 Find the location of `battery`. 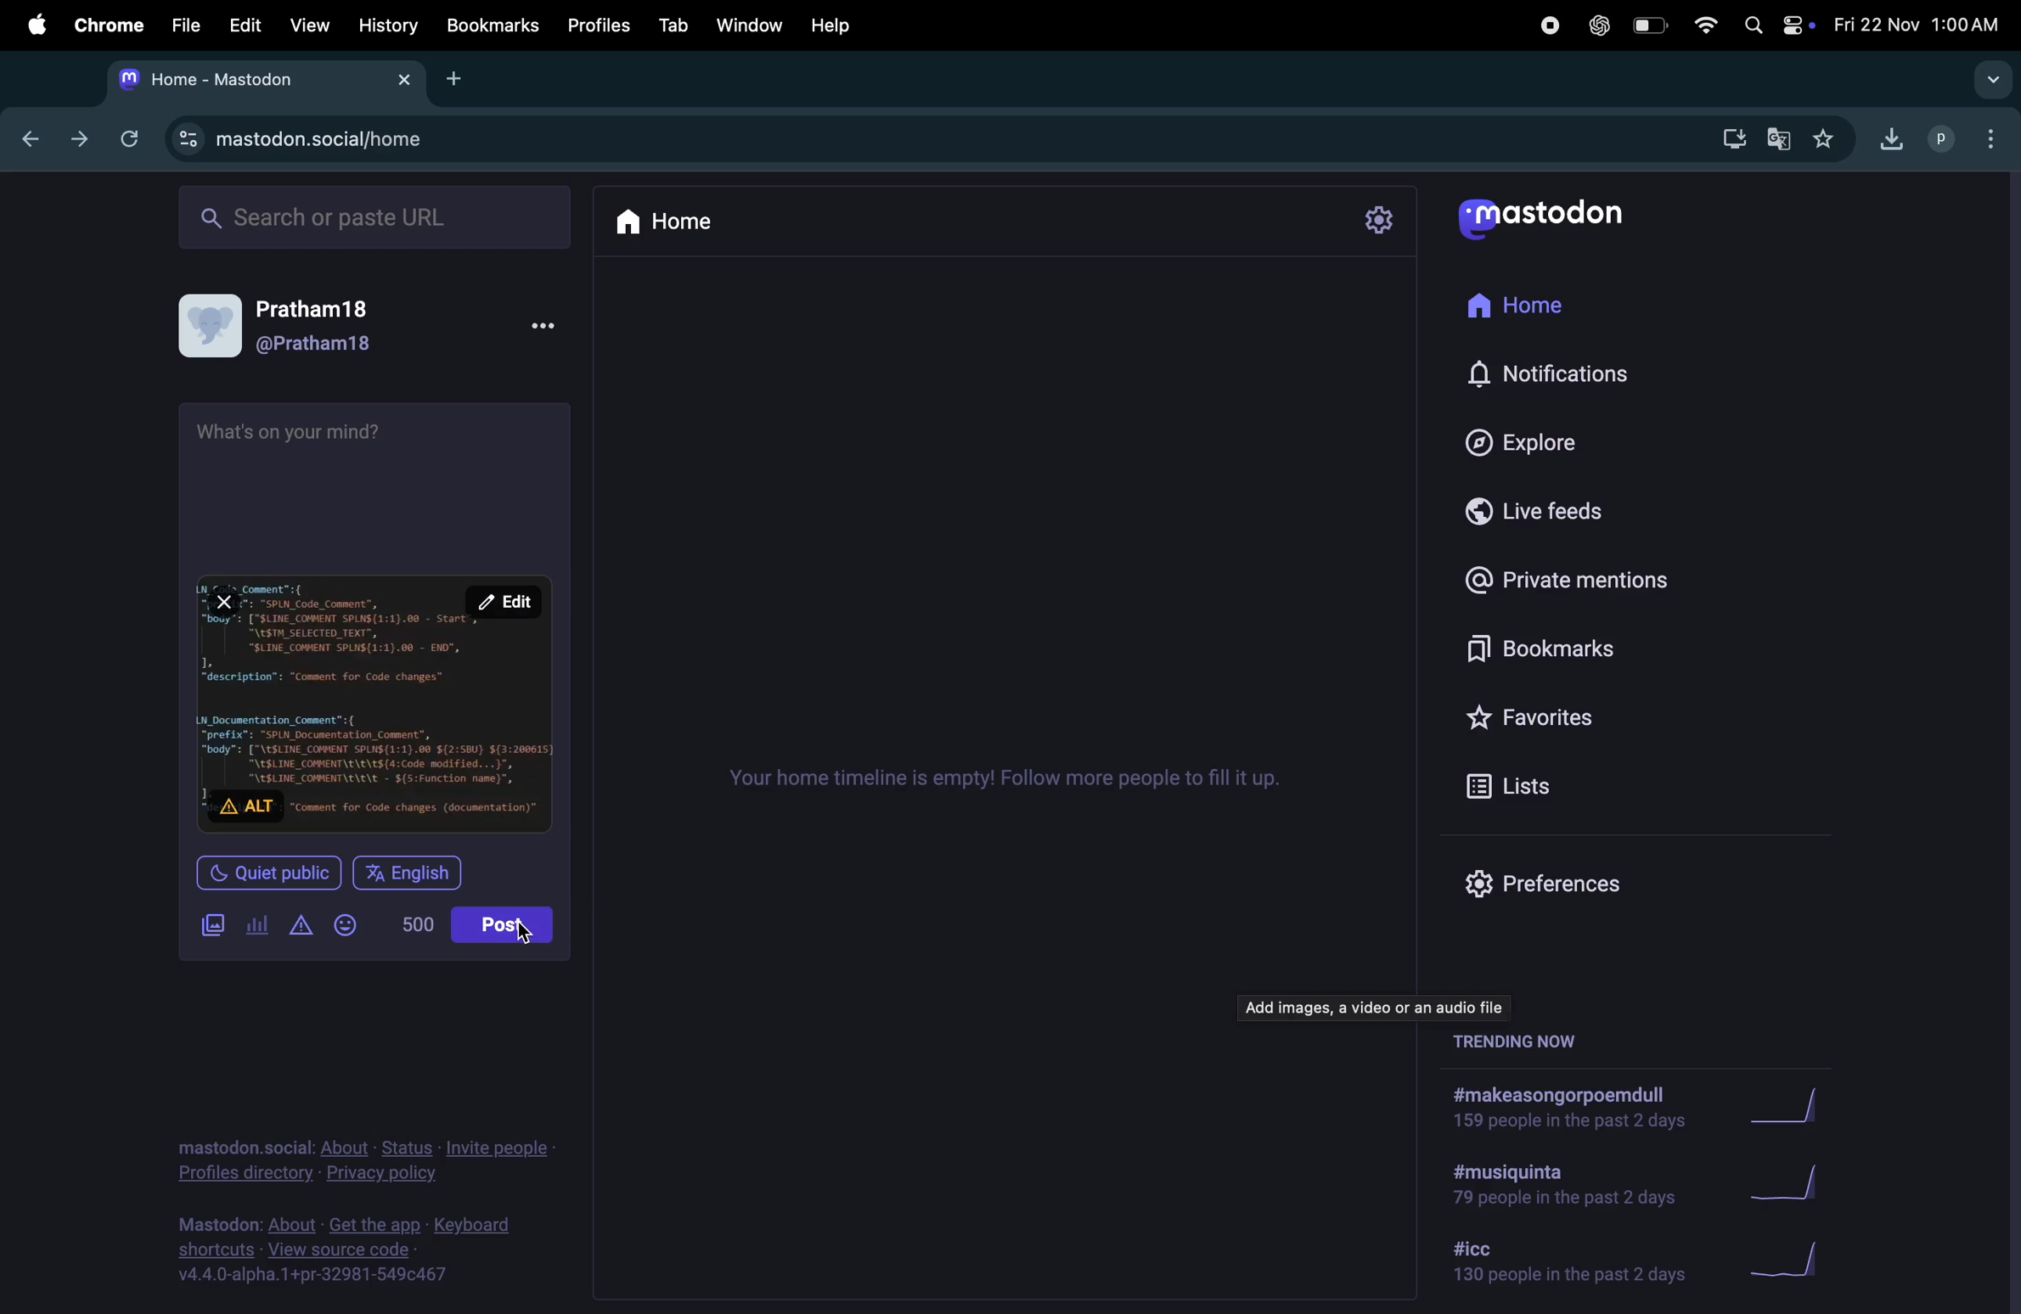

battery is located at coordinates (1650, 25).